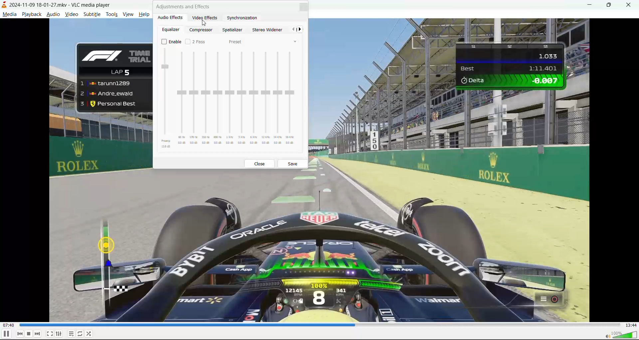  I want to click on close, so click(303, 8).